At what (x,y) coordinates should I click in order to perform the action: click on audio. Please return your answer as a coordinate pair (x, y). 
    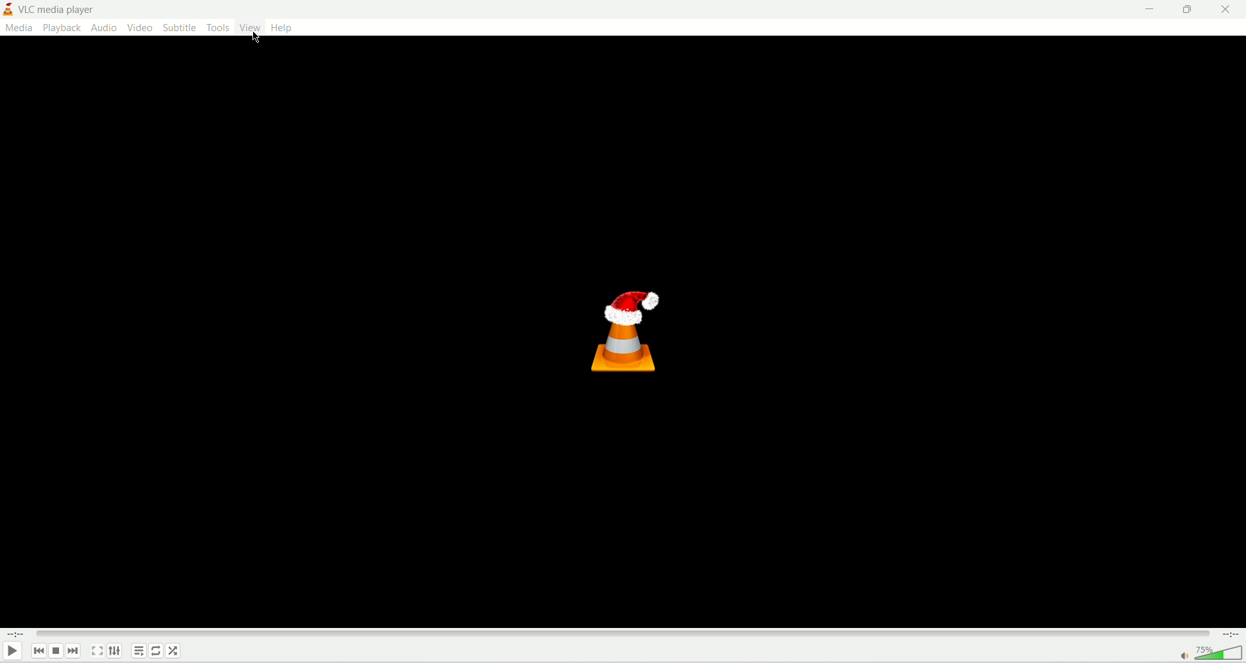
    Looking at the image, I should click on (103, 29).